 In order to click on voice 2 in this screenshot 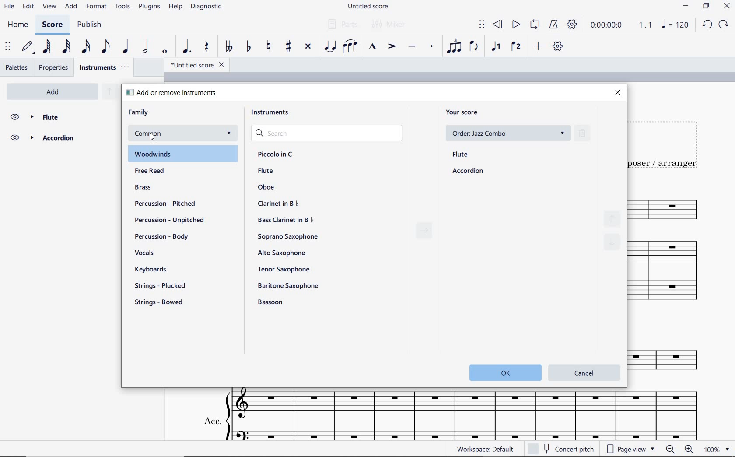, I will do `click(516, 47)`.